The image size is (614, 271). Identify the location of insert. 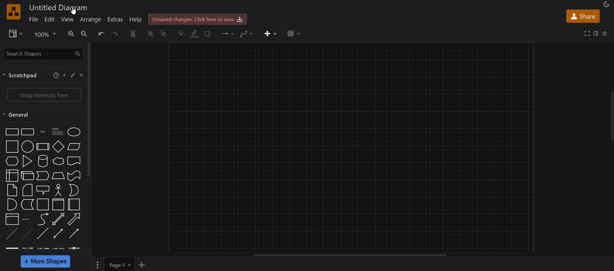
(269, 34).